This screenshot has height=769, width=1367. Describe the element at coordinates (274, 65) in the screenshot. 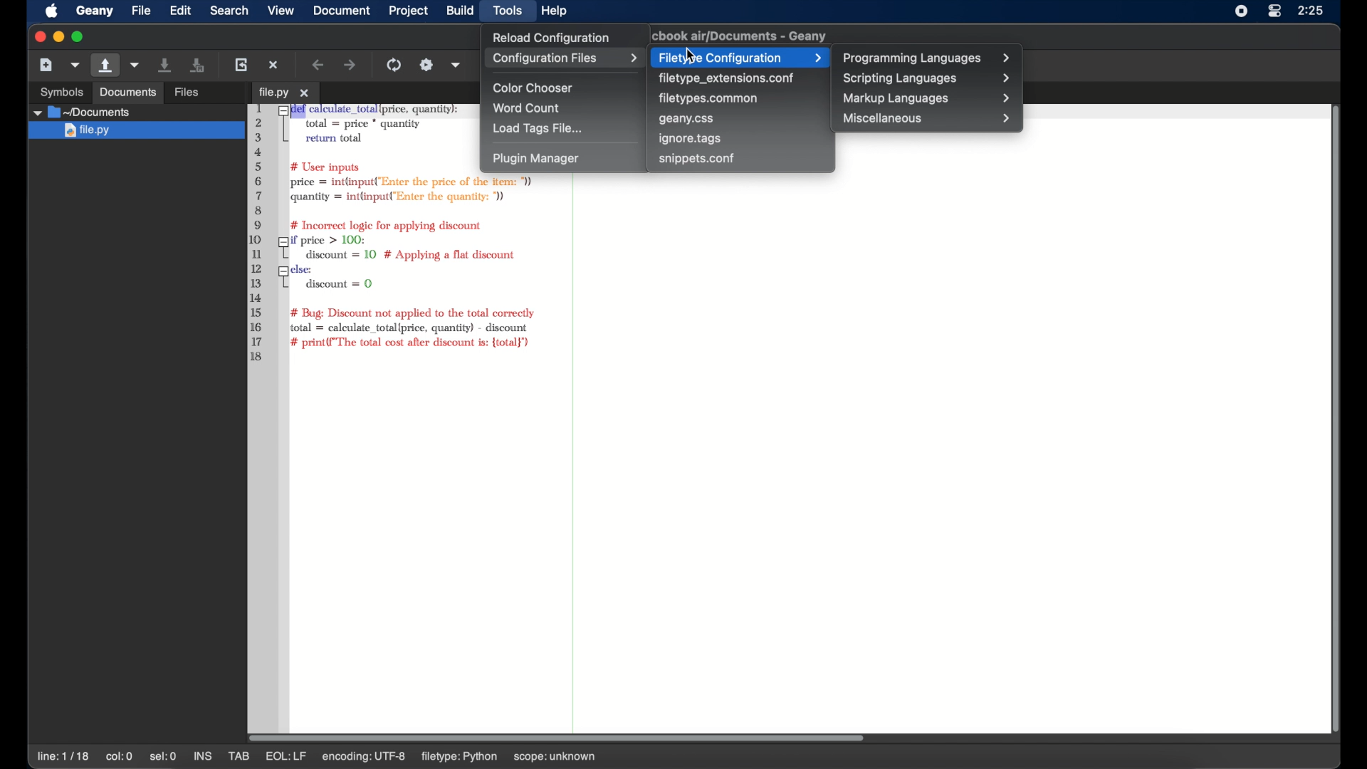

I see `close the current file` at that location.